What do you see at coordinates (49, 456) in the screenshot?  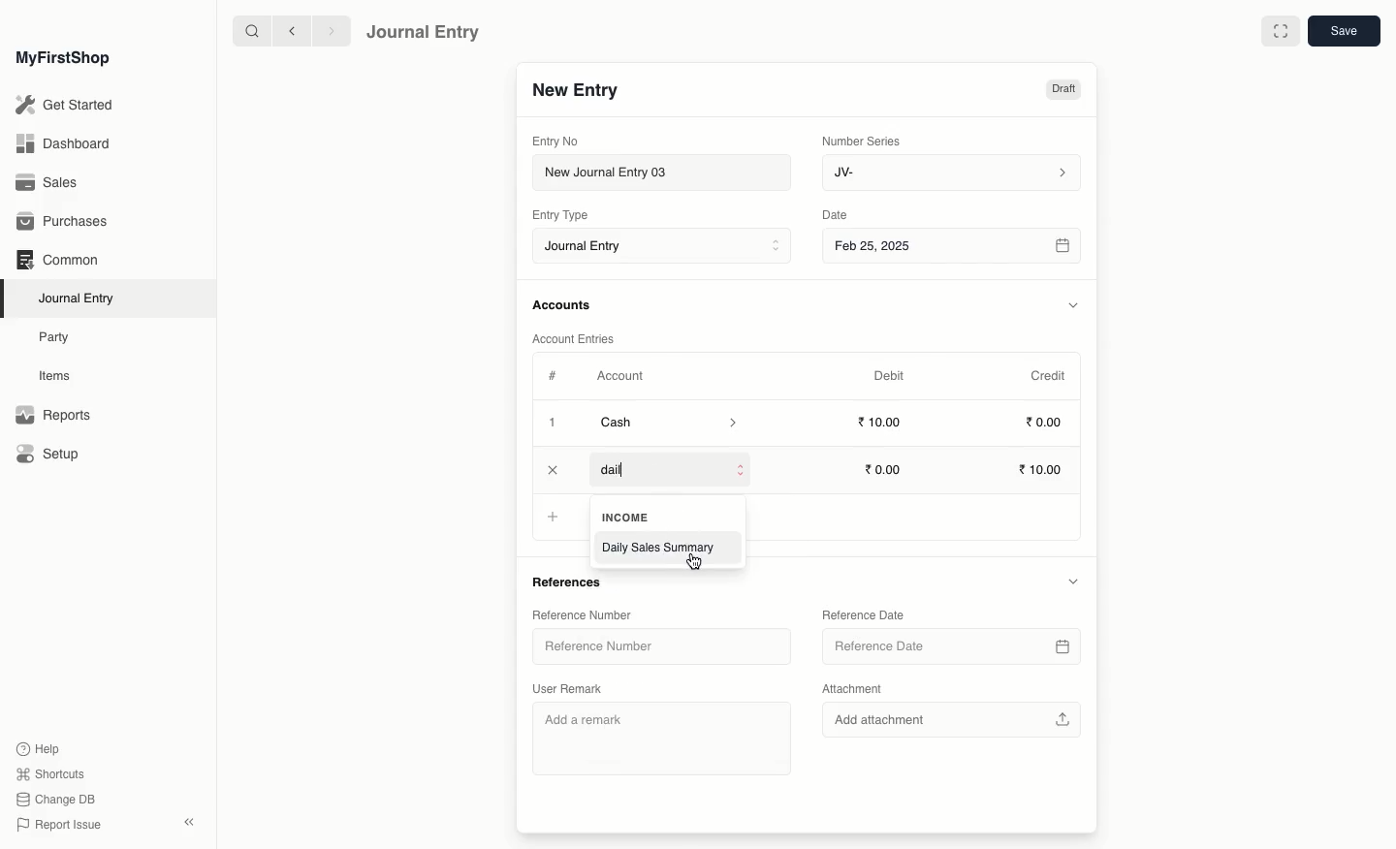 I see `Setup` at bounding box center [49, 456].